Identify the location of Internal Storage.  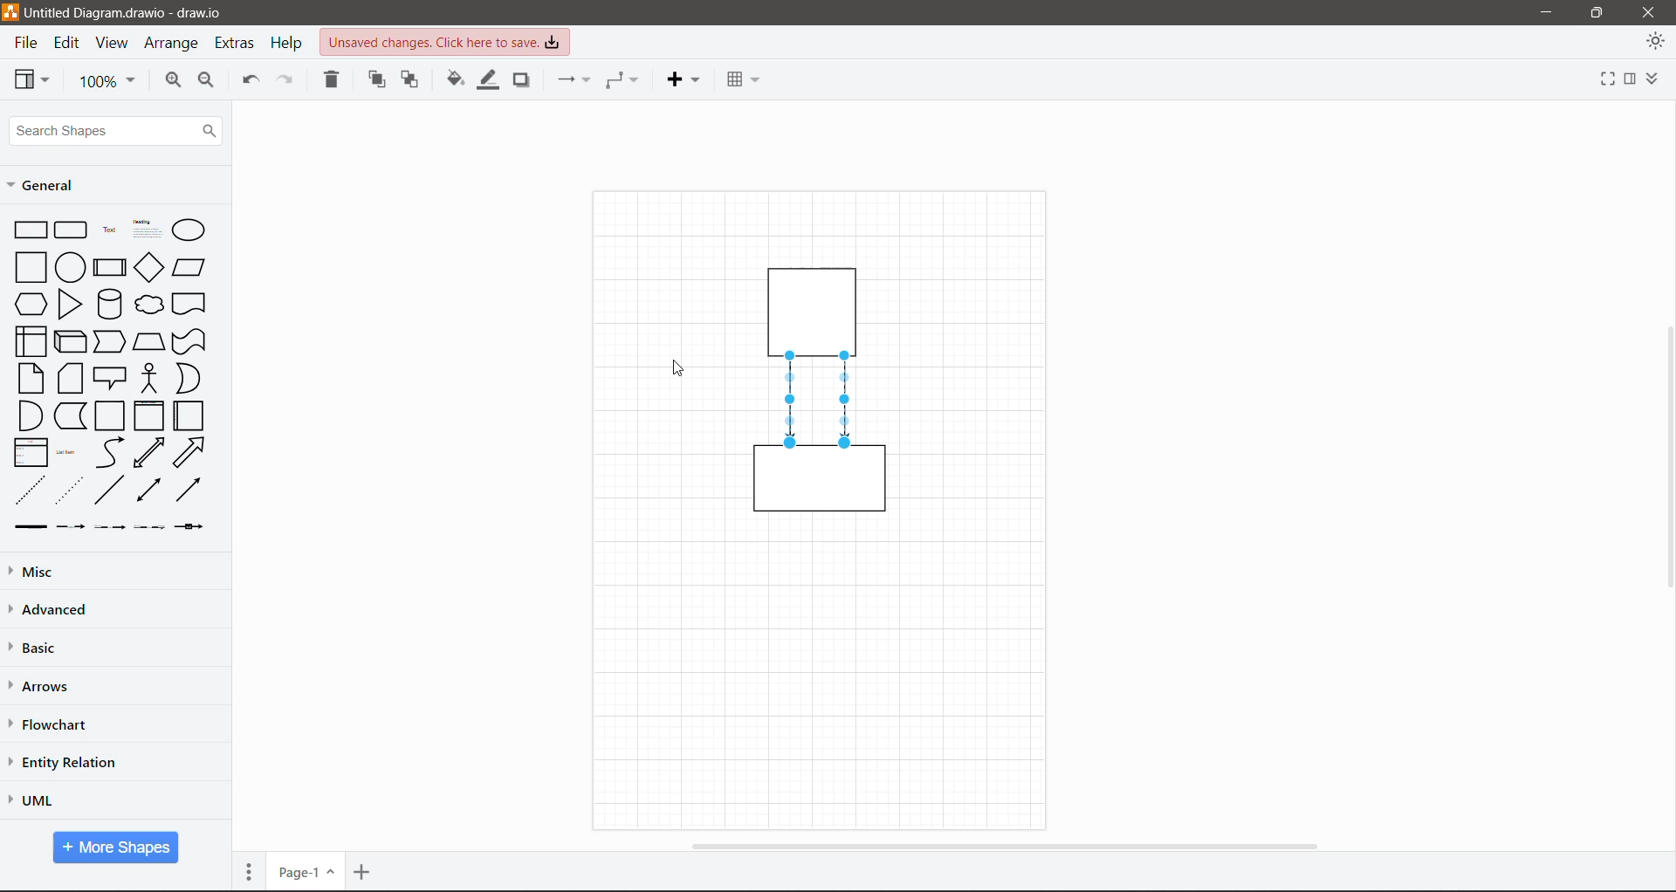
(29, 340).